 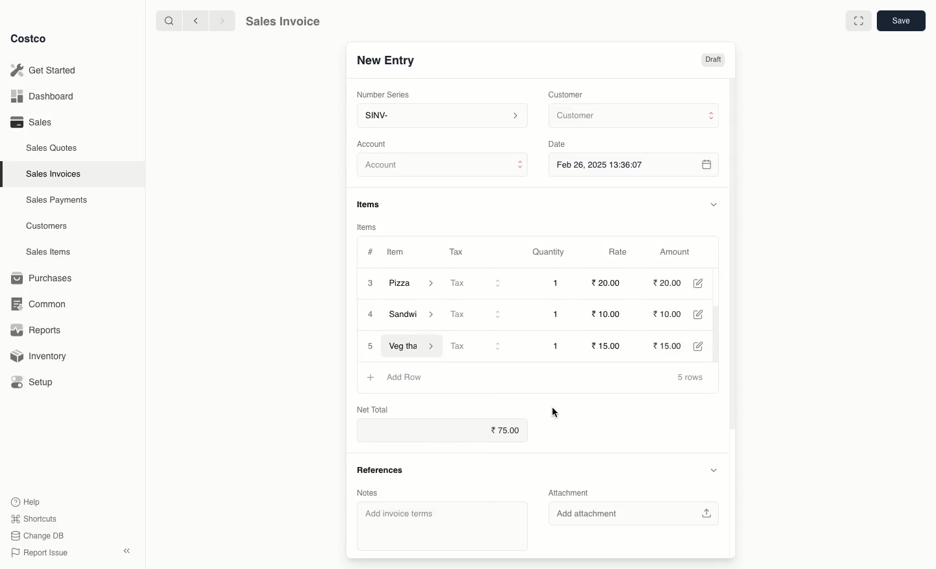 I want to click on Item, so click(x=397, y=253).